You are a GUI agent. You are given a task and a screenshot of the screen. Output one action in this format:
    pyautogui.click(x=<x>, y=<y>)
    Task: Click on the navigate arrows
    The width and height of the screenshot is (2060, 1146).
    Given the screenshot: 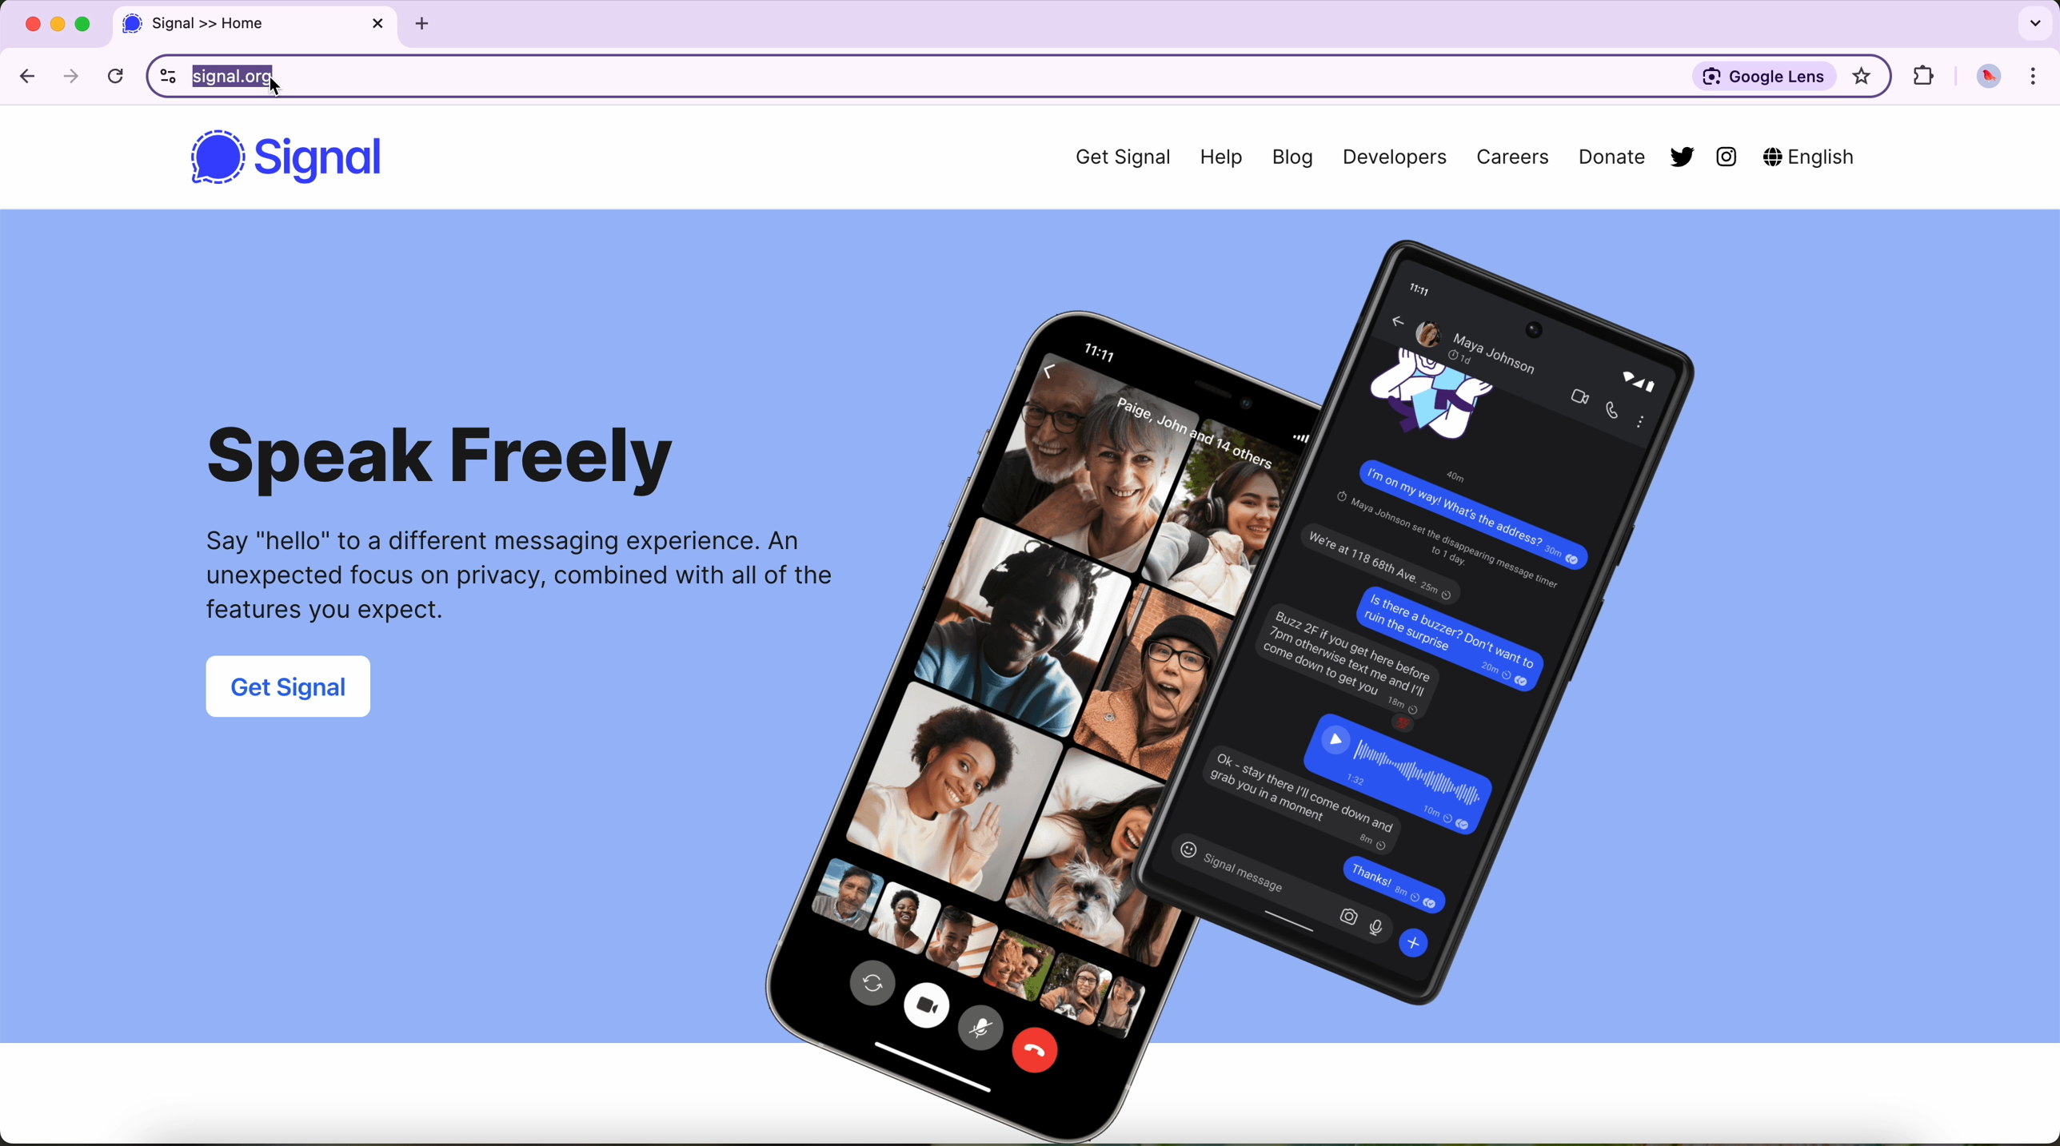 What is the action you would take?
    pyautogui.click(x=50, y=75)
    